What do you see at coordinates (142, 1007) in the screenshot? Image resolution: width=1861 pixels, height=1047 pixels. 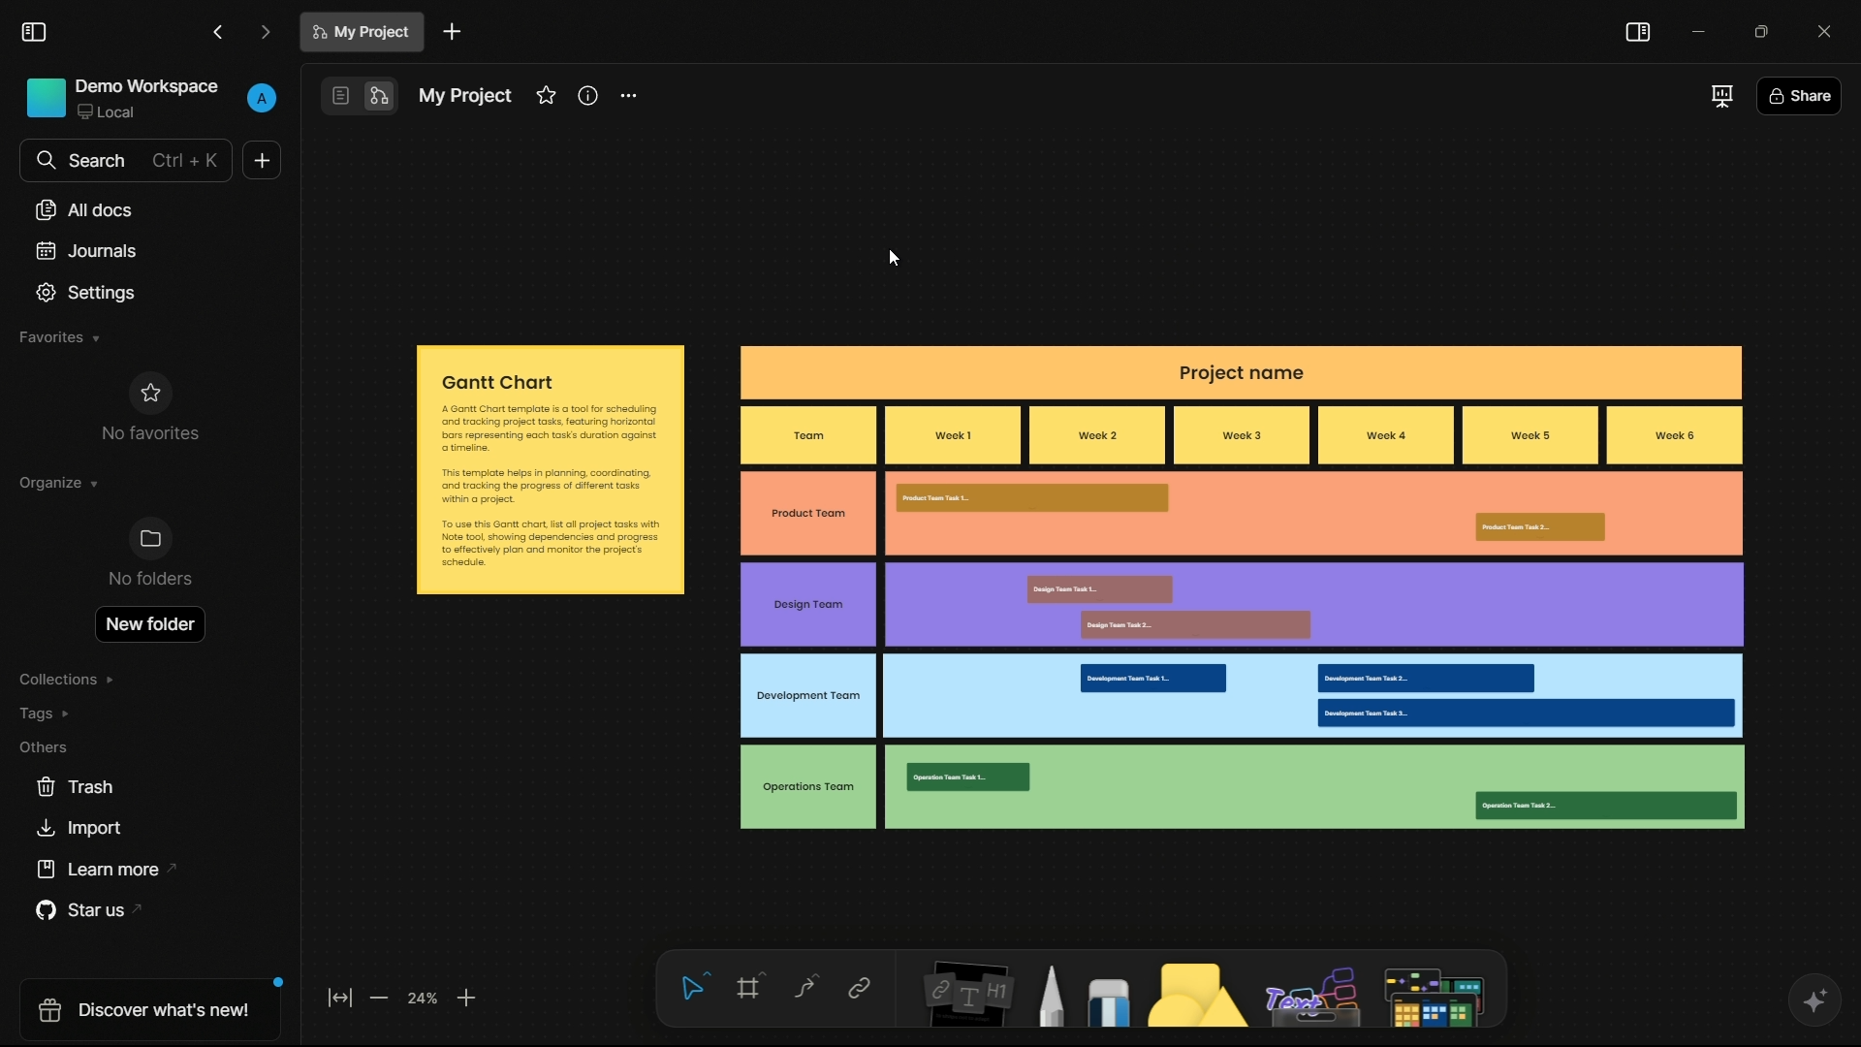 I see `discover what's new` at bounding box center [142, 1007].